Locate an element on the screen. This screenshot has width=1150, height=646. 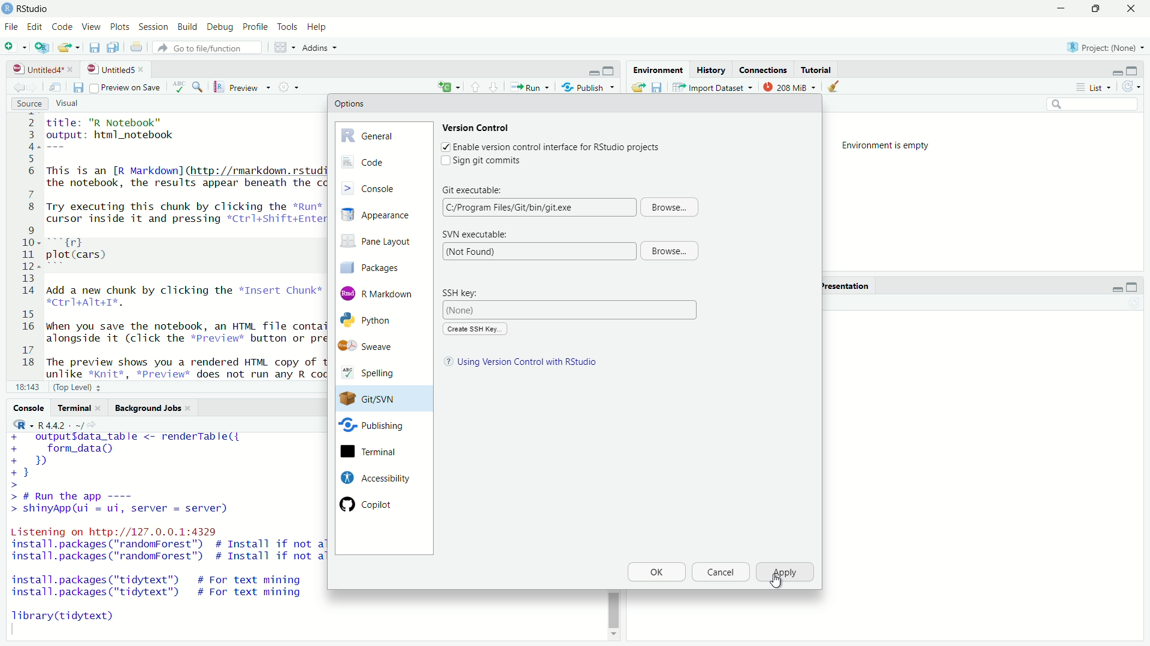
Terminal is located at coordinates (373, 452).